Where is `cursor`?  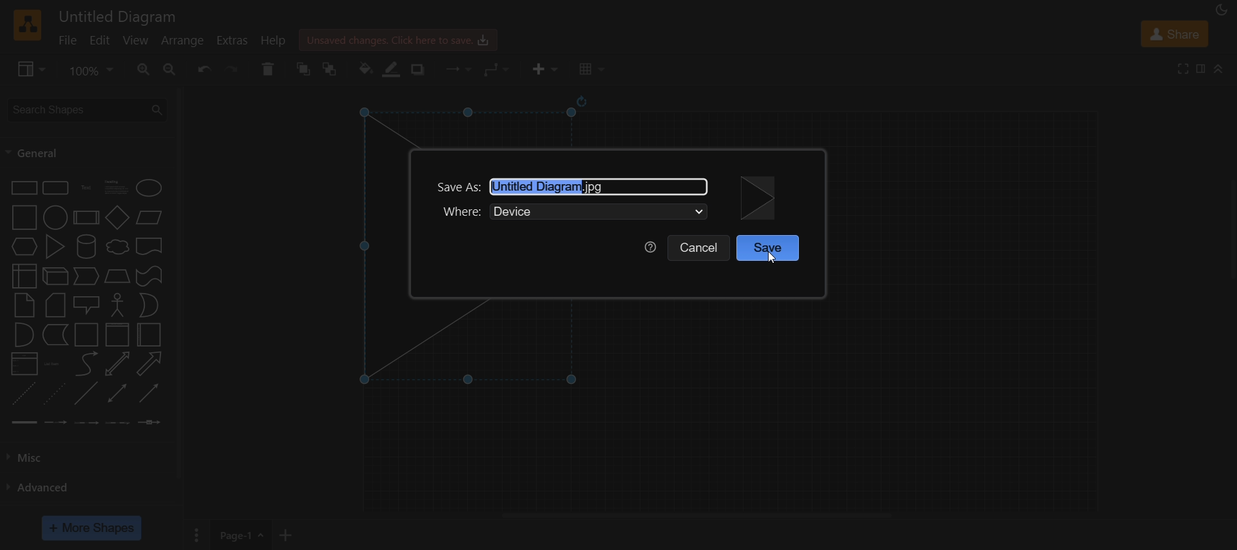 cursor is located at coordinates (771, 258).